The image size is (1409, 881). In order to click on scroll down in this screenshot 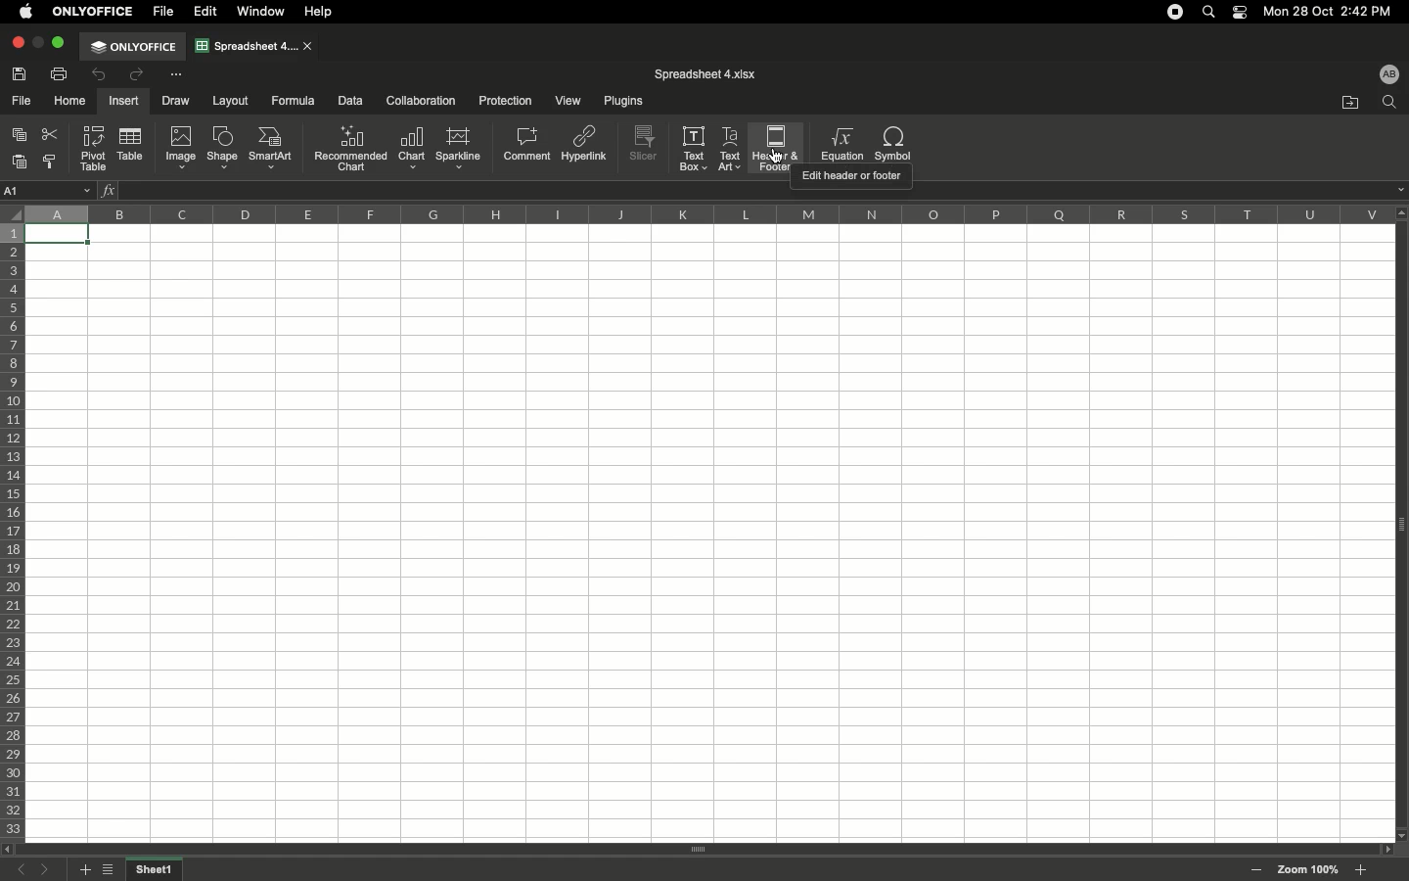, I will do `click(1400, 834)`.